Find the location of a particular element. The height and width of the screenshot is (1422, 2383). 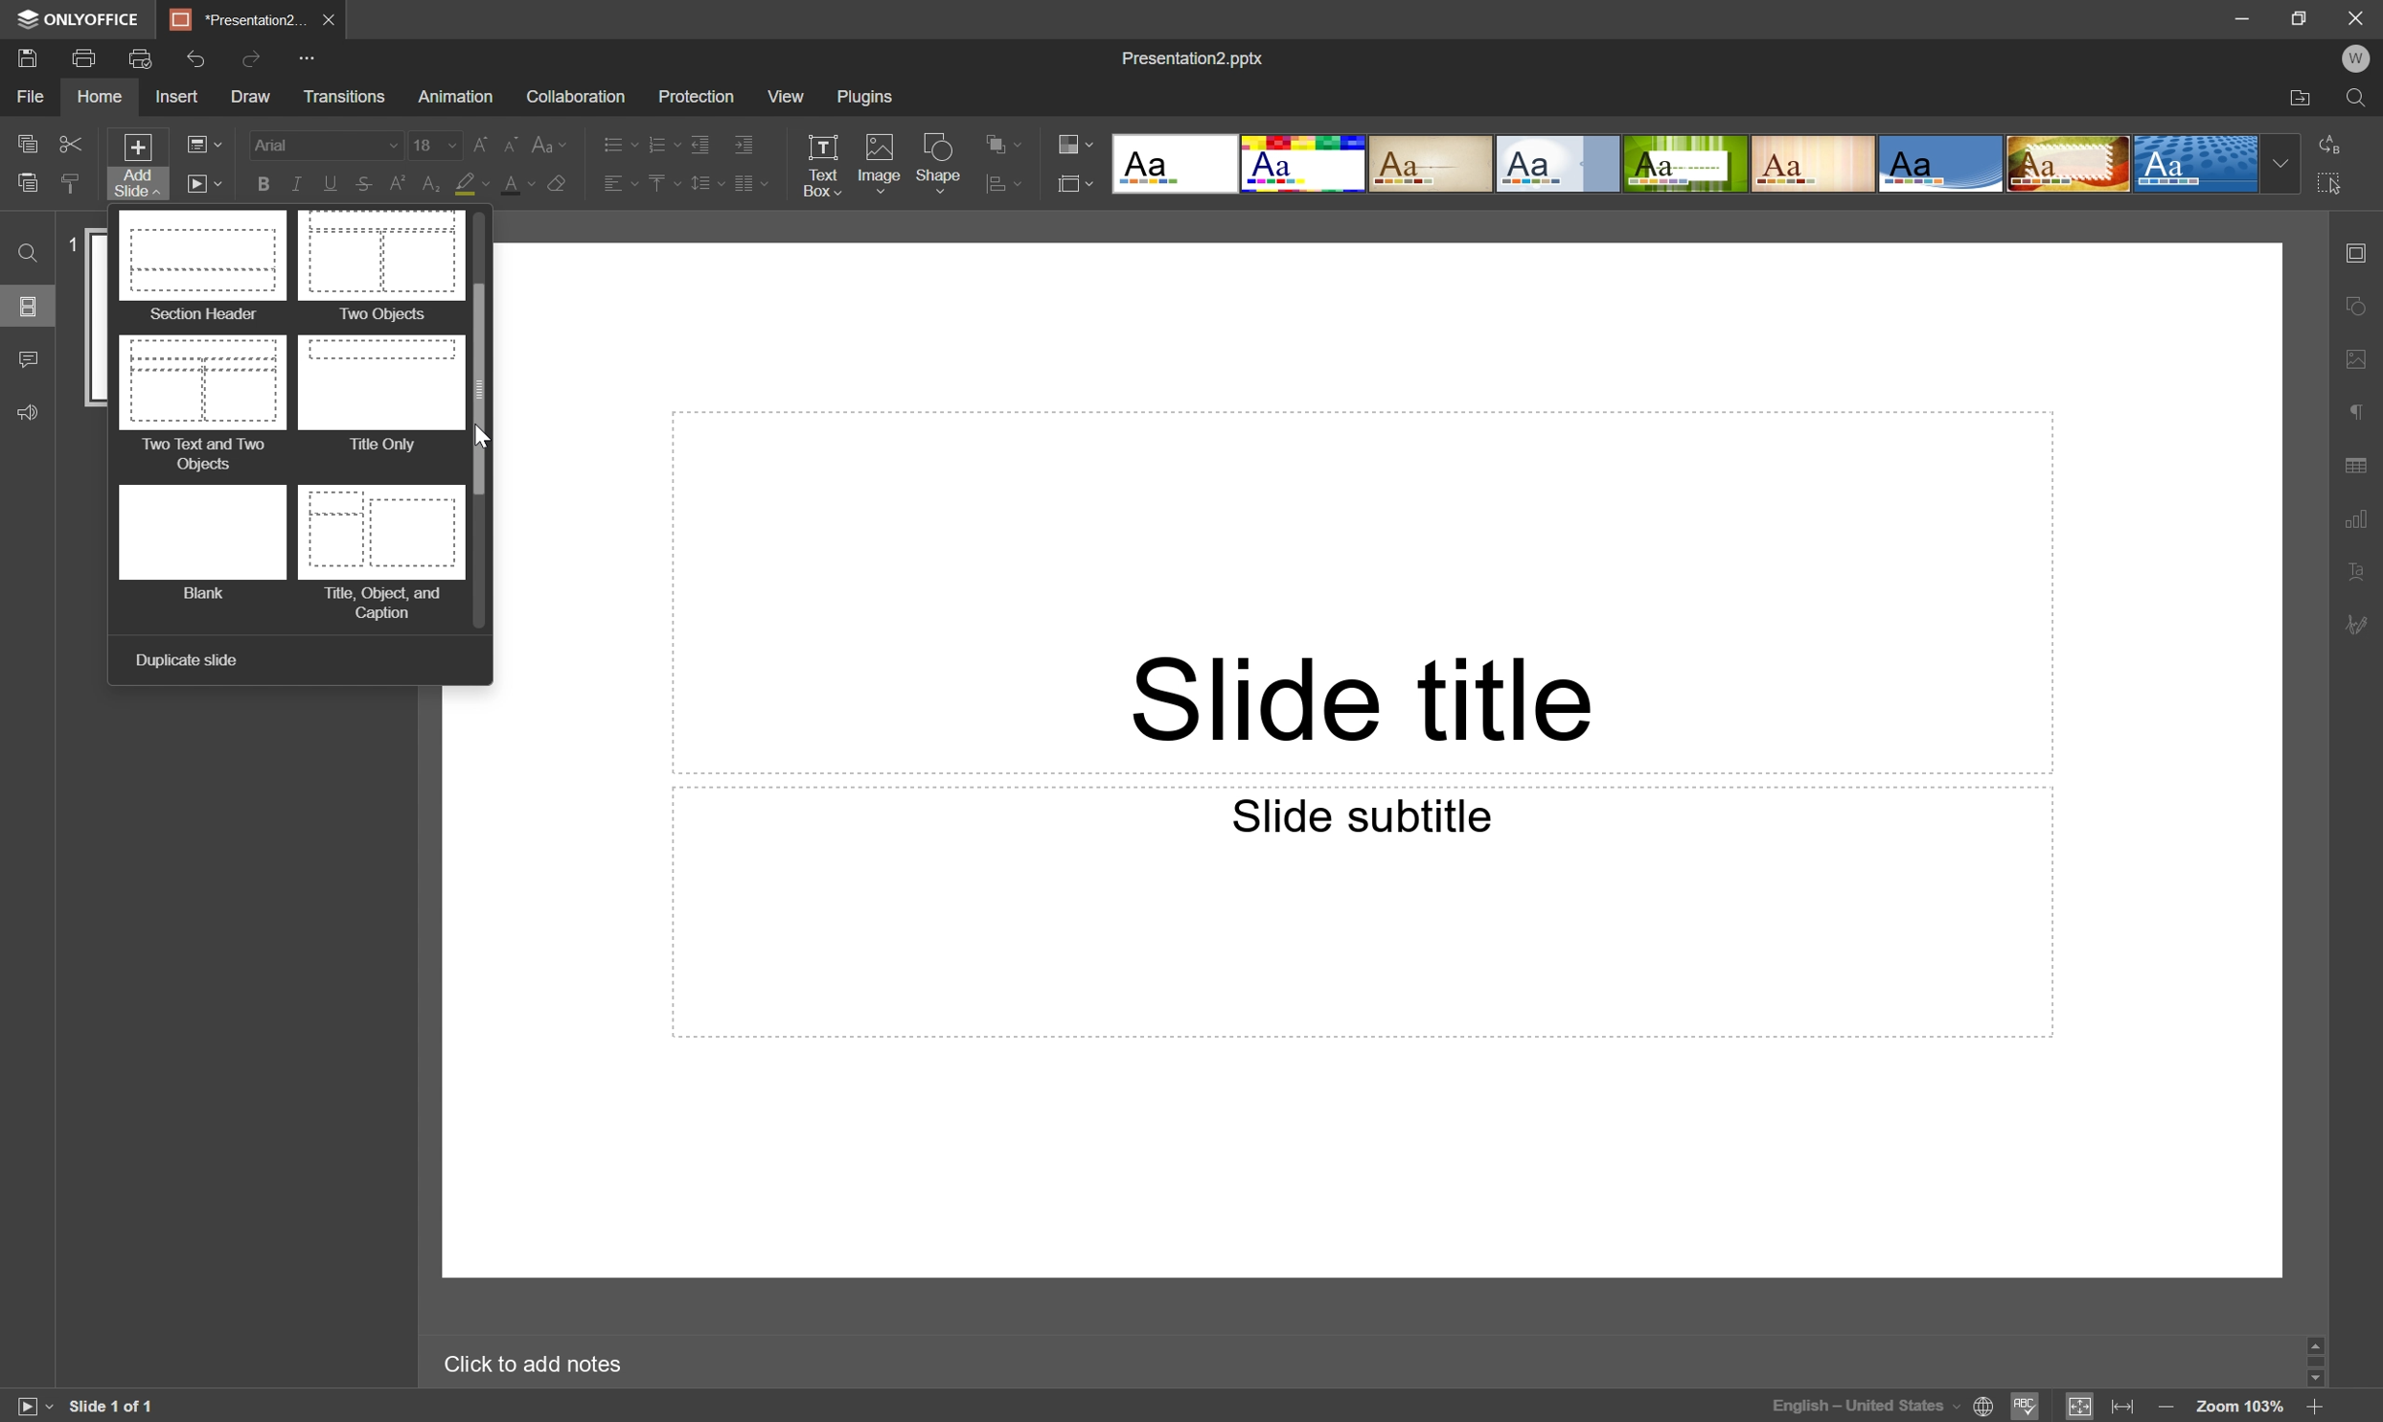

Text Box is located at coordinates (827, 162).